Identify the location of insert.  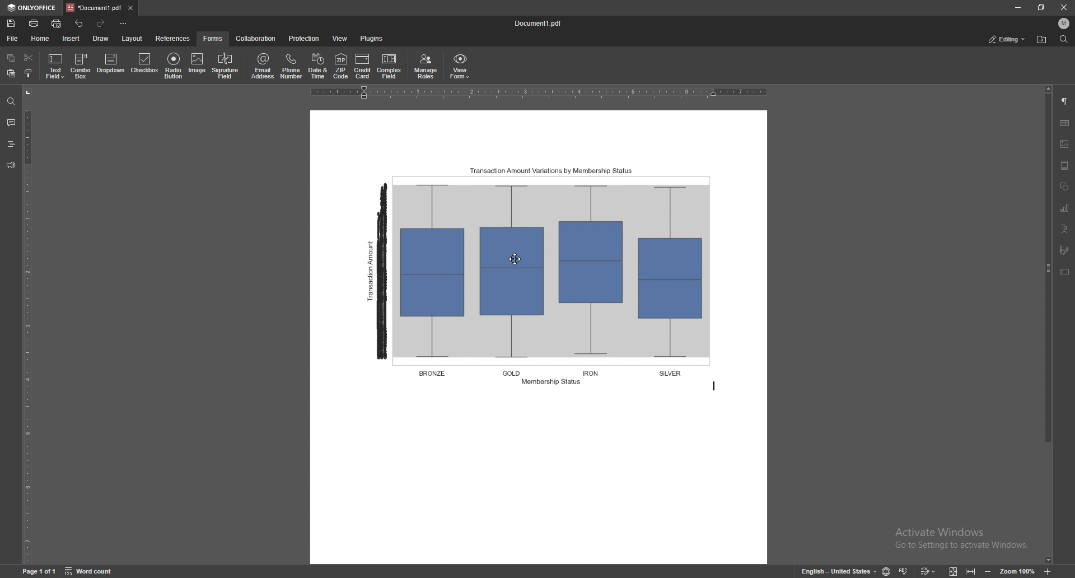
(71, 39).